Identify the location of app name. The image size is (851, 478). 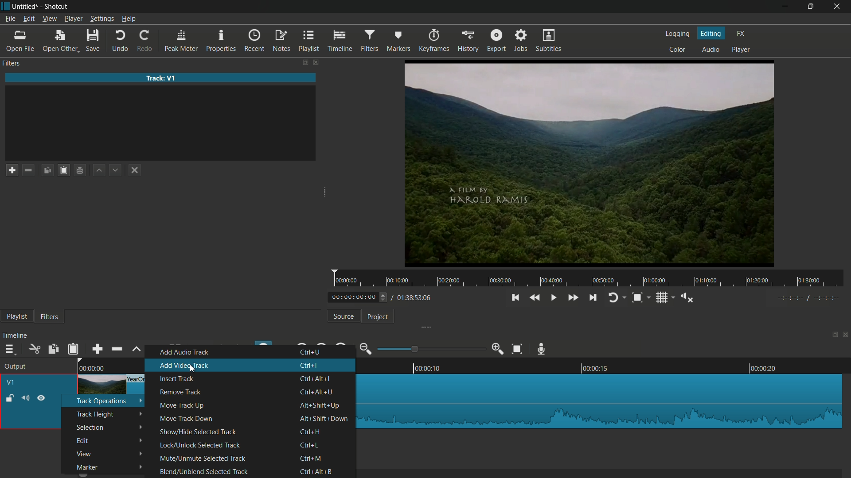
(57, 6).